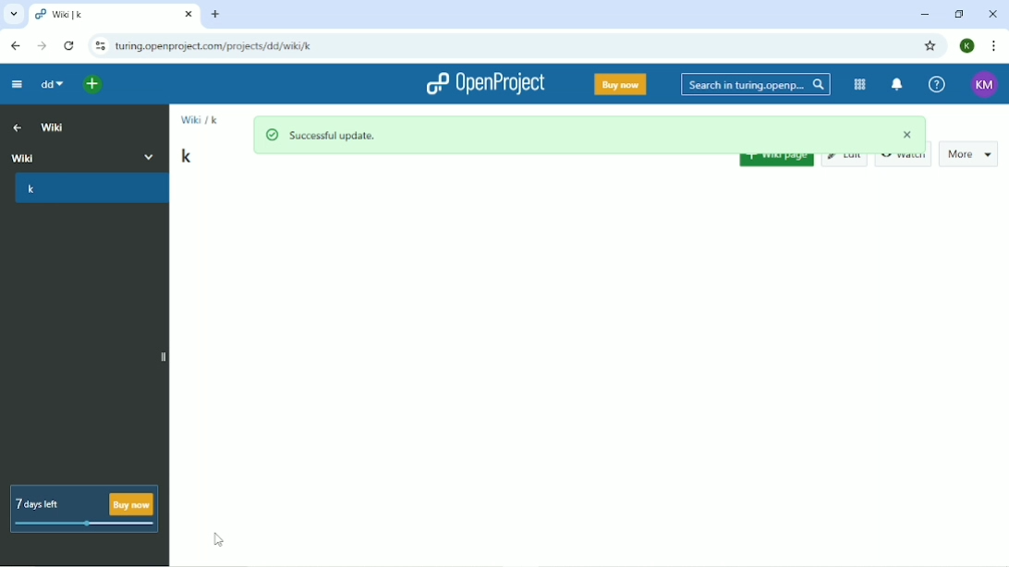 The width and height of the screenshot is (1009, 567). I want to click on Buy now, so click(620, 84).